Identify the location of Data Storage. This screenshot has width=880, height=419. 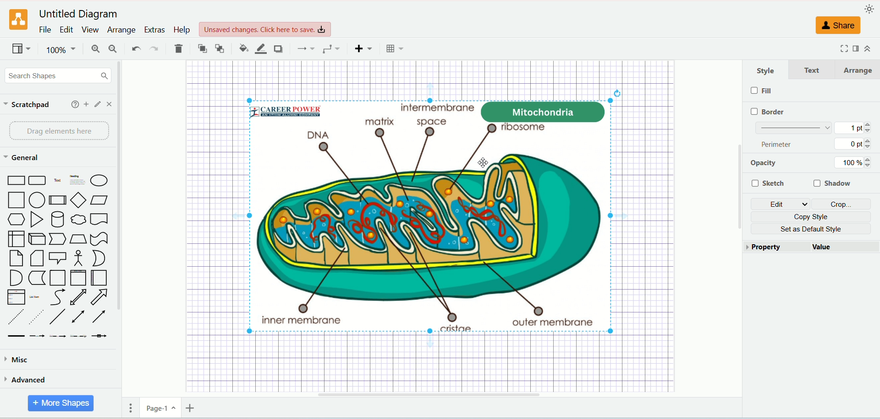
(37, 279).